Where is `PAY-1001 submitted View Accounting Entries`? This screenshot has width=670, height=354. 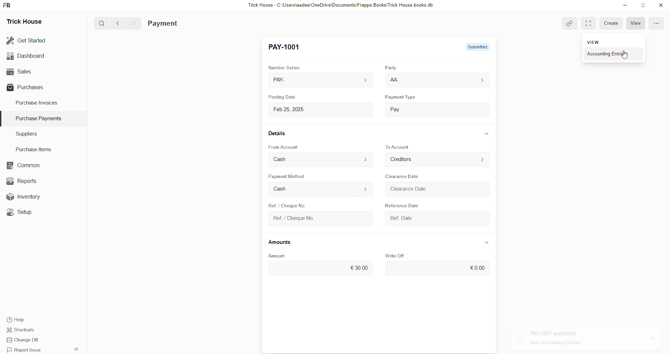 PAY-1001 submitted View Accounting Entries is located at coordinates (565, 339).